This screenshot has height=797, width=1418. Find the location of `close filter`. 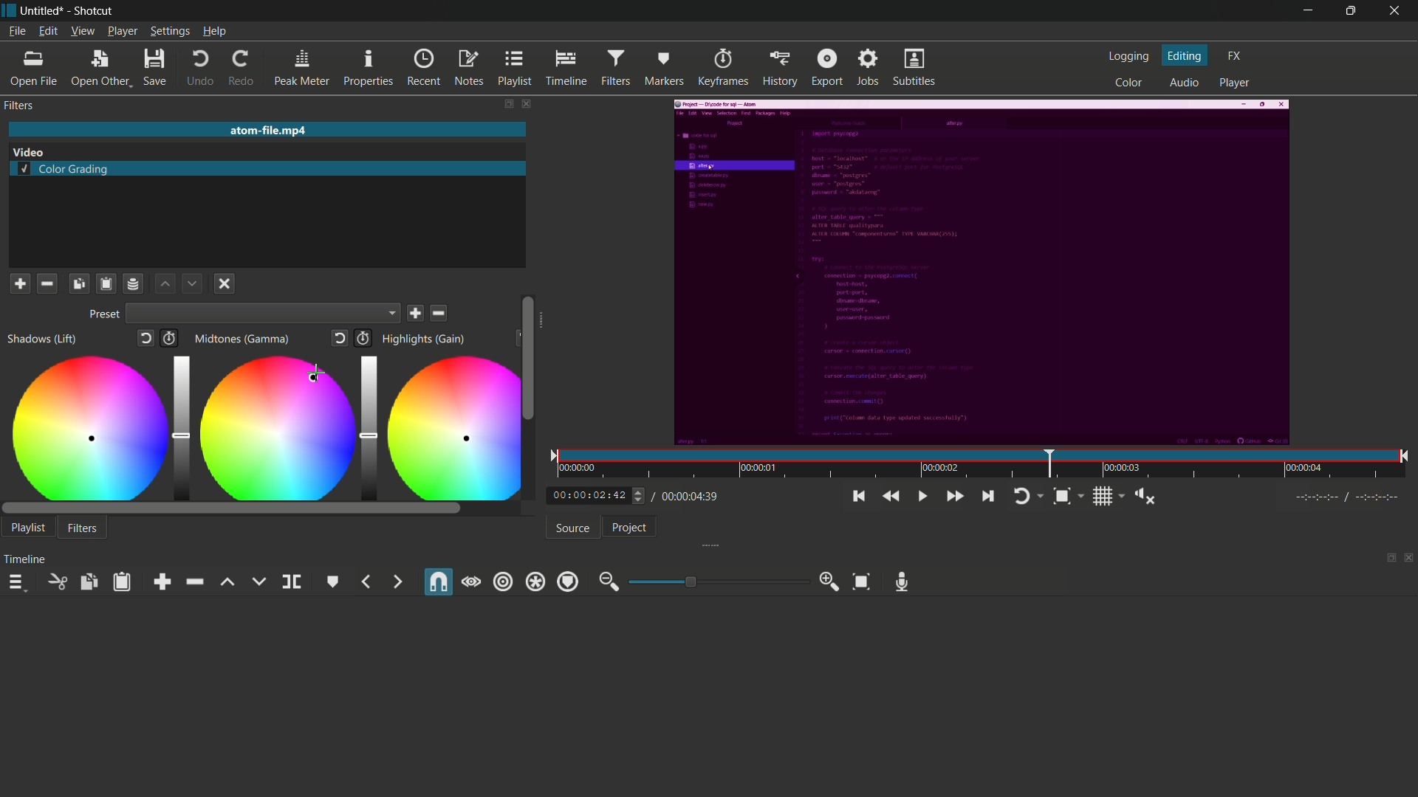

close filter is located at coordinates (524, 103).